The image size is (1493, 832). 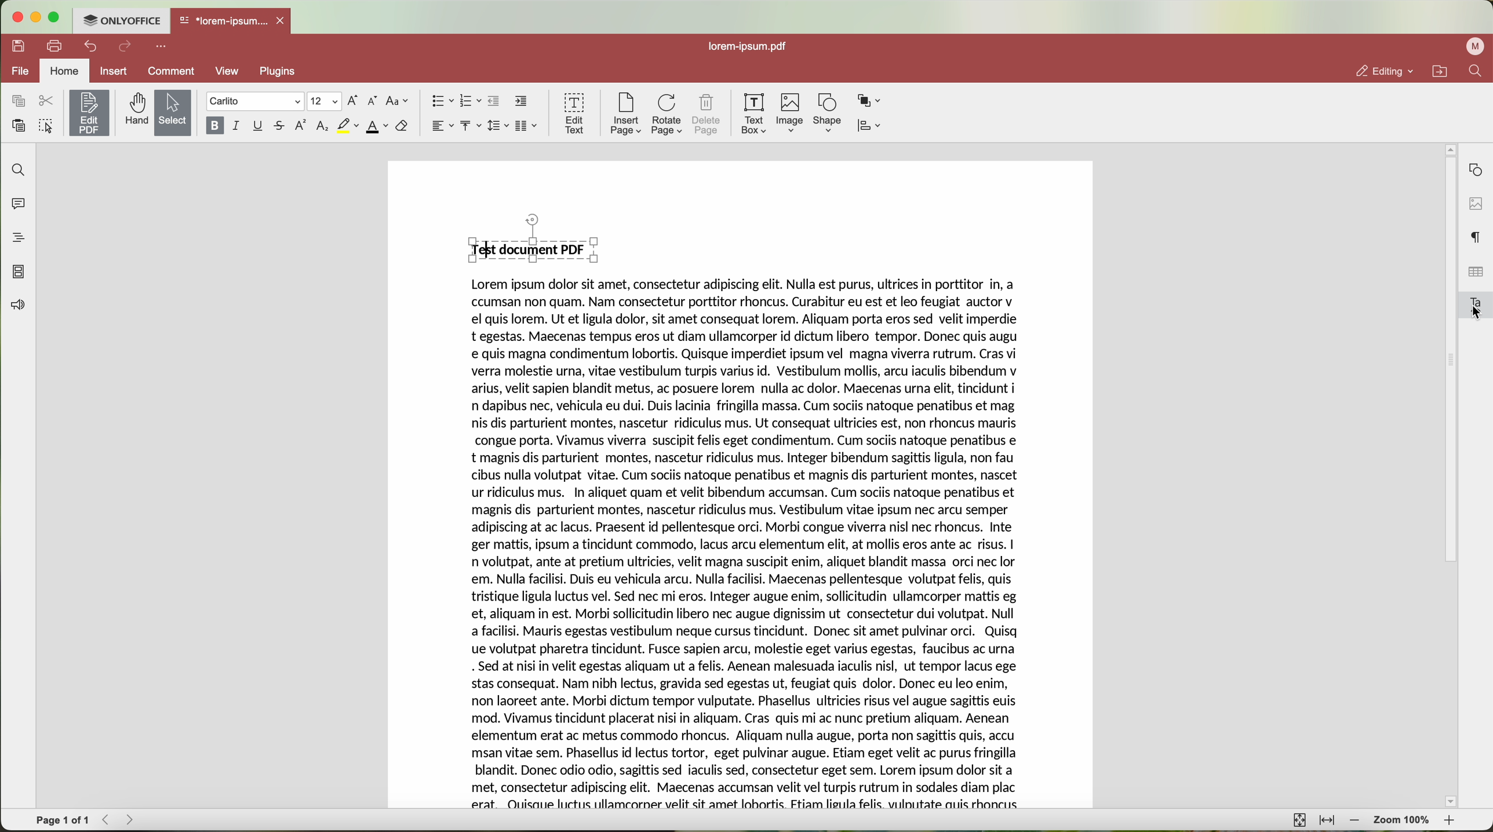 What do you see at coordinates (347, 126) in the screenshot?
I see `highlight color` at bounding box center [347, 126].